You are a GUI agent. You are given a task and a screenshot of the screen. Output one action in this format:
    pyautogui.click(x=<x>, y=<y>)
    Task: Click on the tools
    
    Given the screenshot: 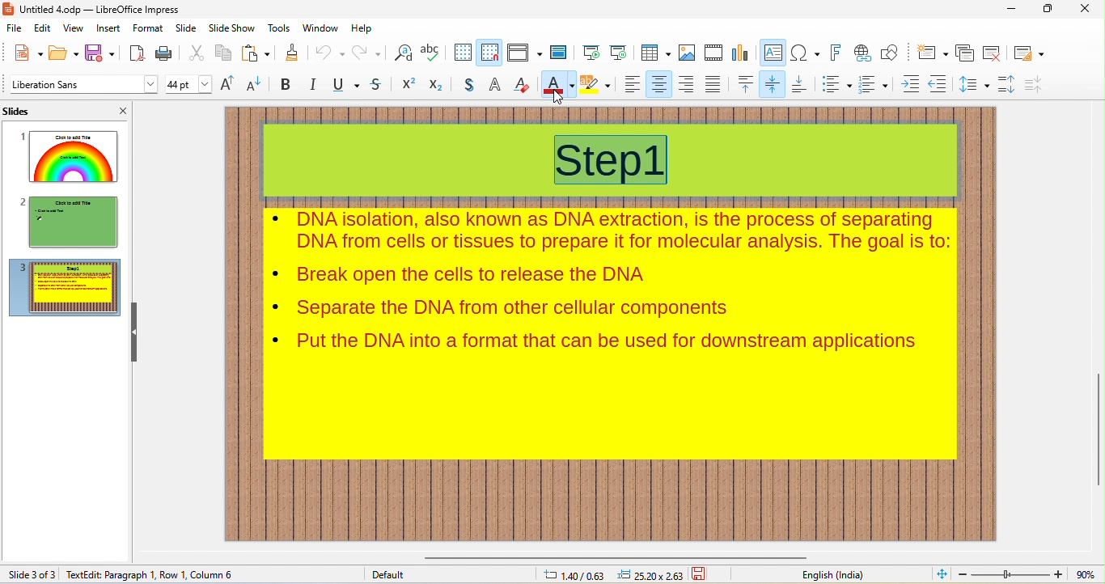 What is the action you would take?
    pyautogui.click(x=280, y=29)
    